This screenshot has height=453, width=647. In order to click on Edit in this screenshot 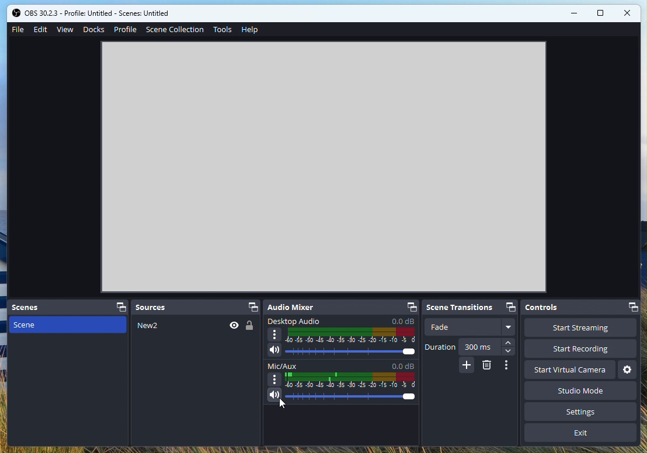, I will do `click(41, 30)`.